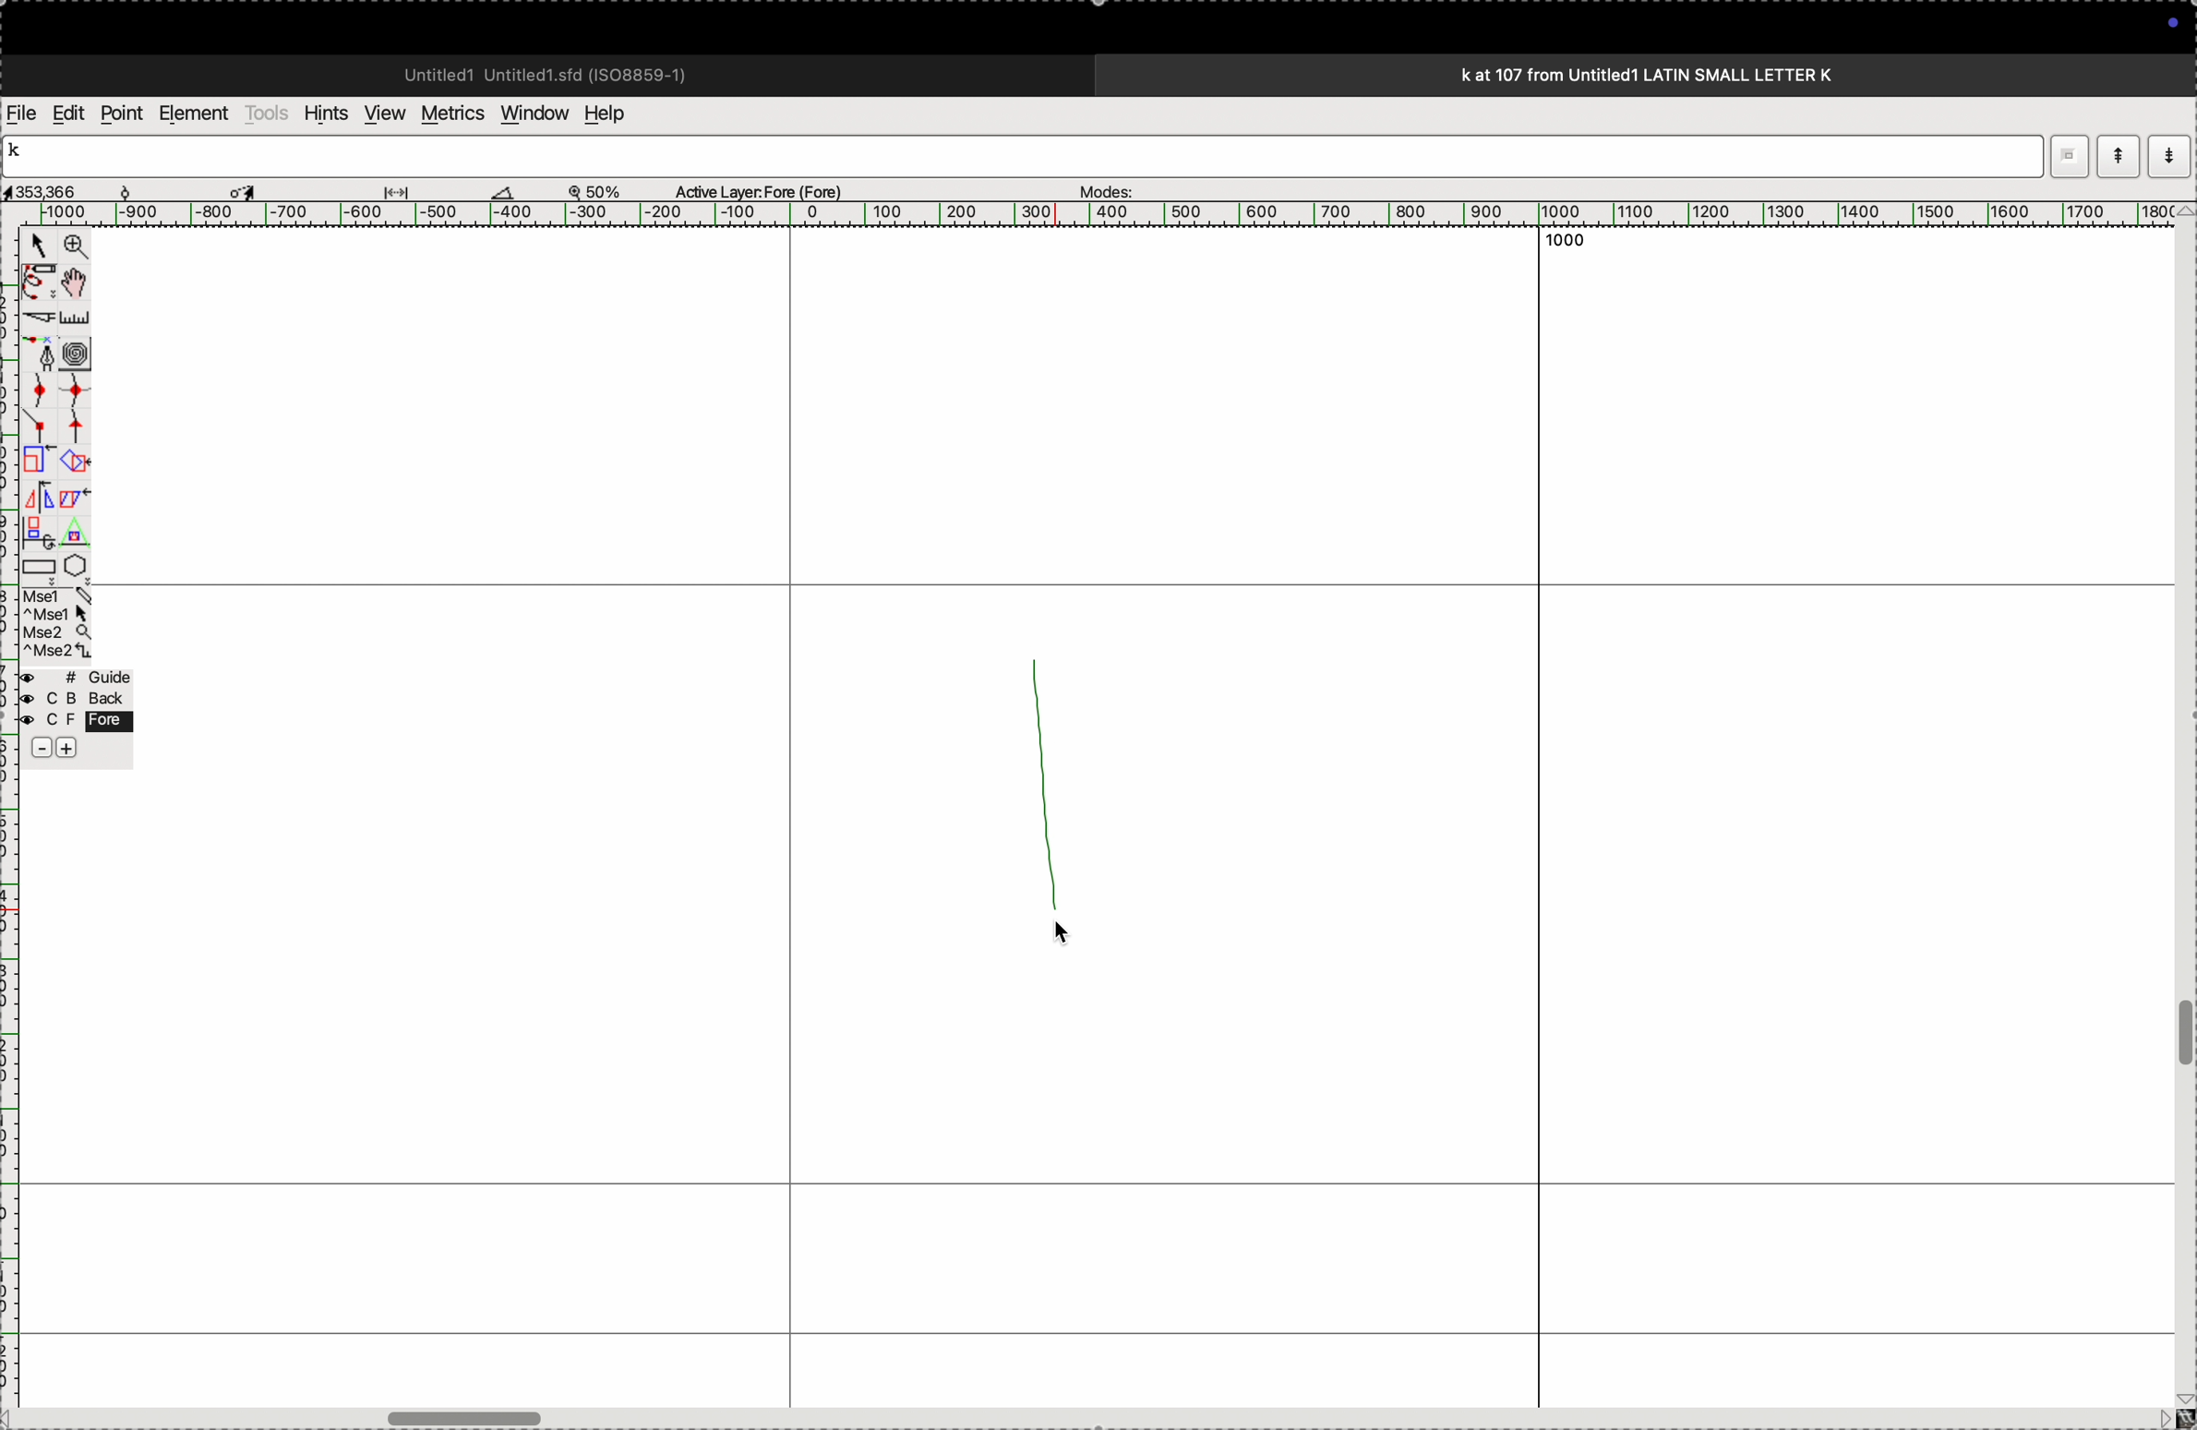  What do you see at coordinates (2118, 155) in the screenshot?
I see `modeup` at bounding box center [2118, 155].